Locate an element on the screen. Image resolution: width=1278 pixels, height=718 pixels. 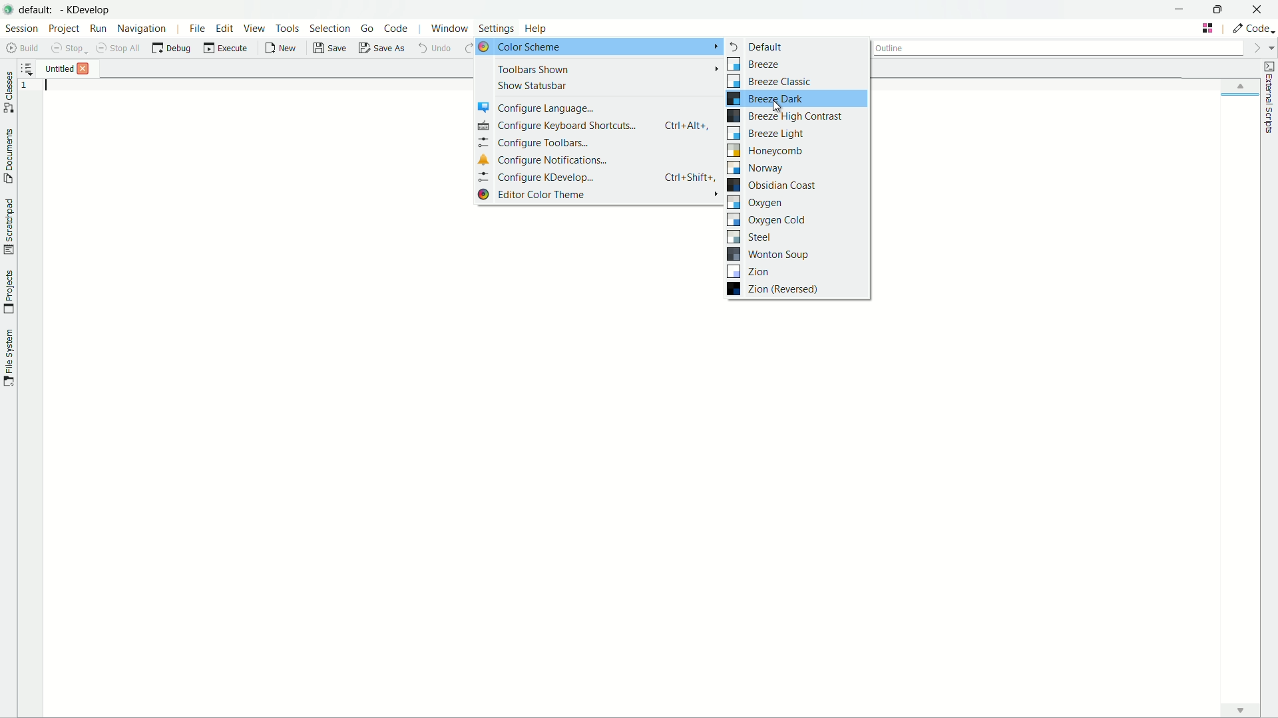
Breeze dark is located at coordinates (783, 99).